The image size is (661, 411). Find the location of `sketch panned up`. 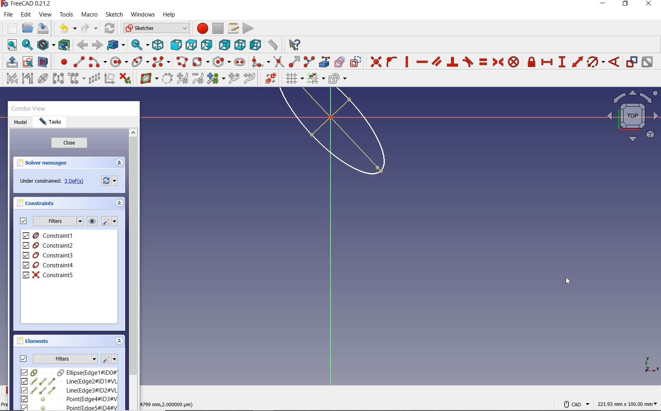

sketch panned up is located at coordinates (319, 137).